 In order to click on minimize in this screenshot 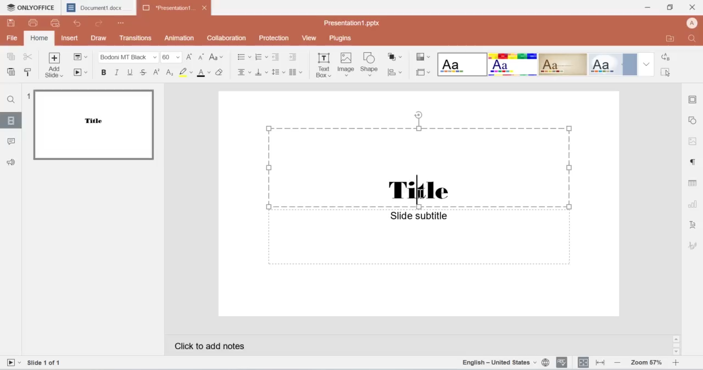, I will do `click(648, 8)`.